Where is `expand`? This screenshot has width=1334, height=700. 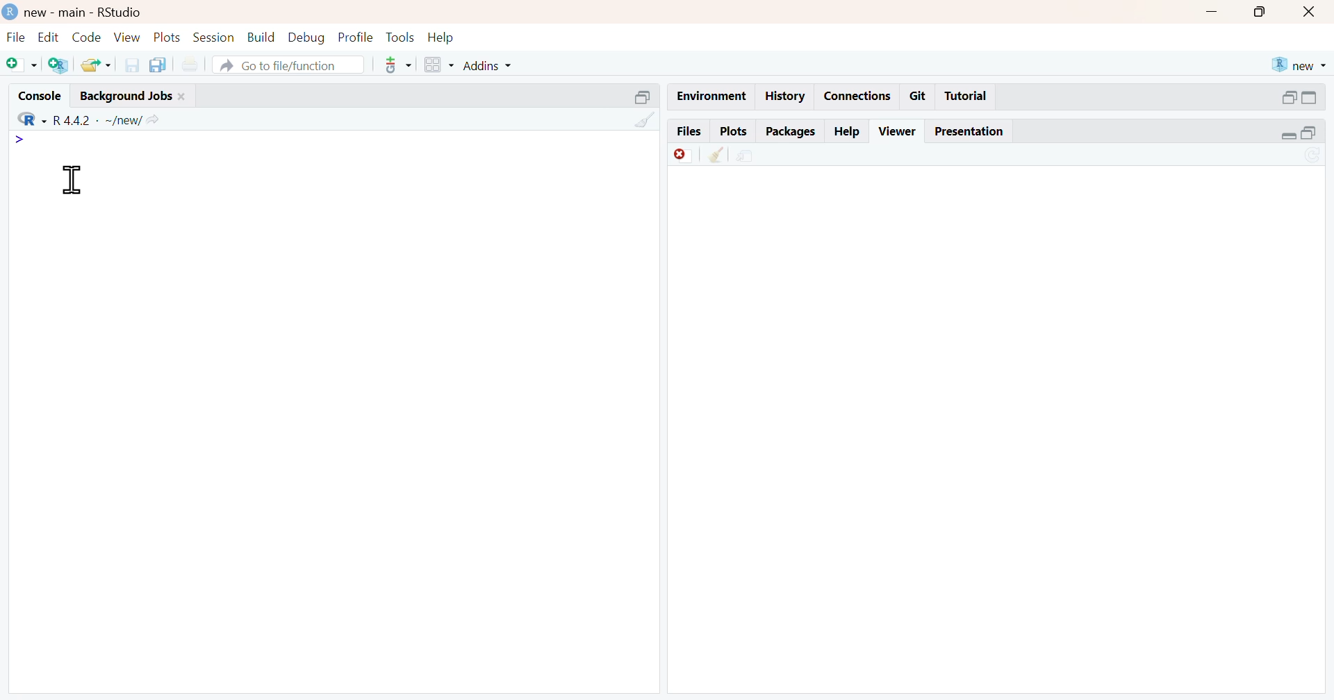
expand is located at coordinates (1287, 99).